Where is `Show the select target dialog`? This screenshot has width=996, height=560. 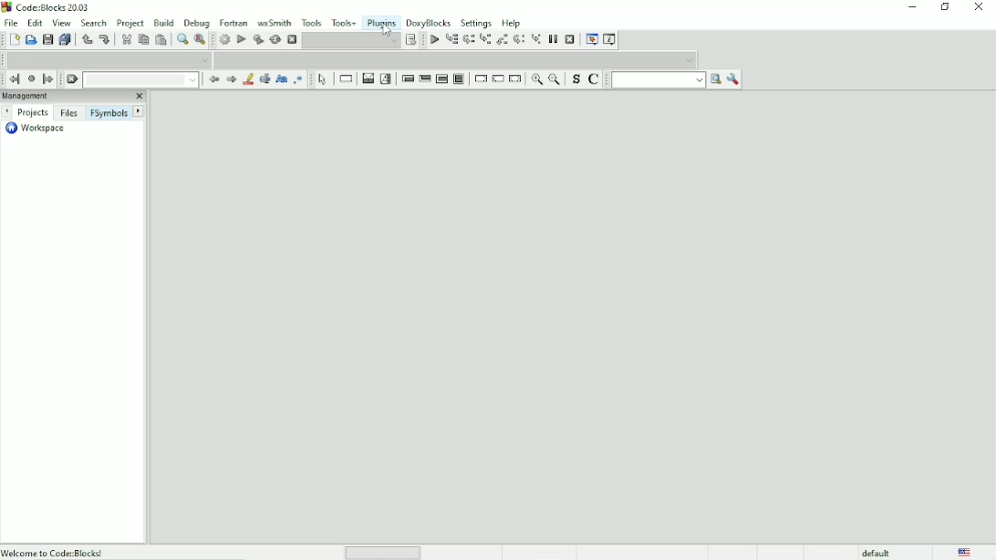 Show the select target dialog is located at coordinates (412, 40).